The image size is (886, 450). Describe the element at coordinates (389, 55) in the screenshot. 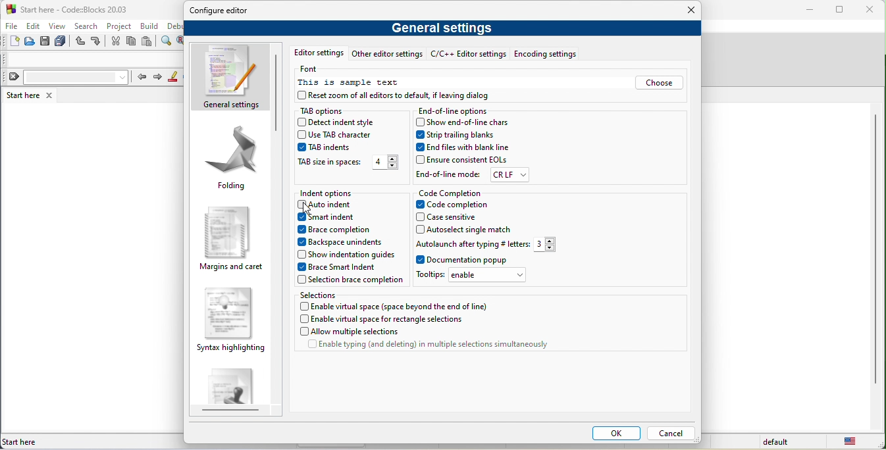

I see `other editor settings` at that location.